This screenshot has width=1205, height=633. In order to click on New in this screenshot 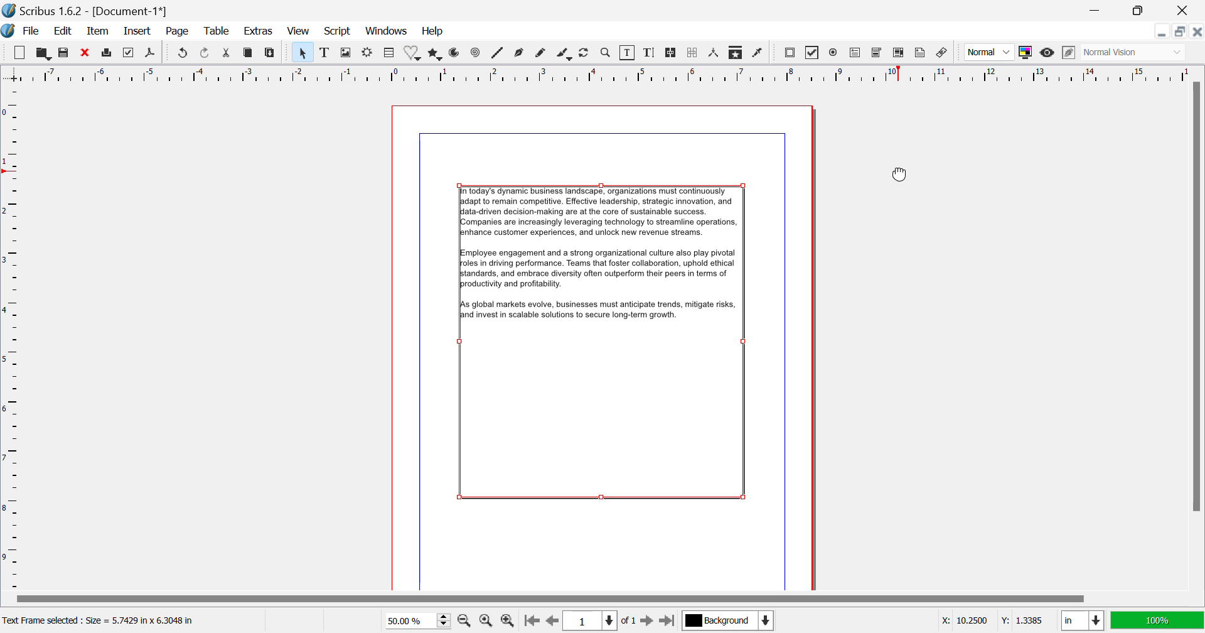, I will do `click(19, 50)`.